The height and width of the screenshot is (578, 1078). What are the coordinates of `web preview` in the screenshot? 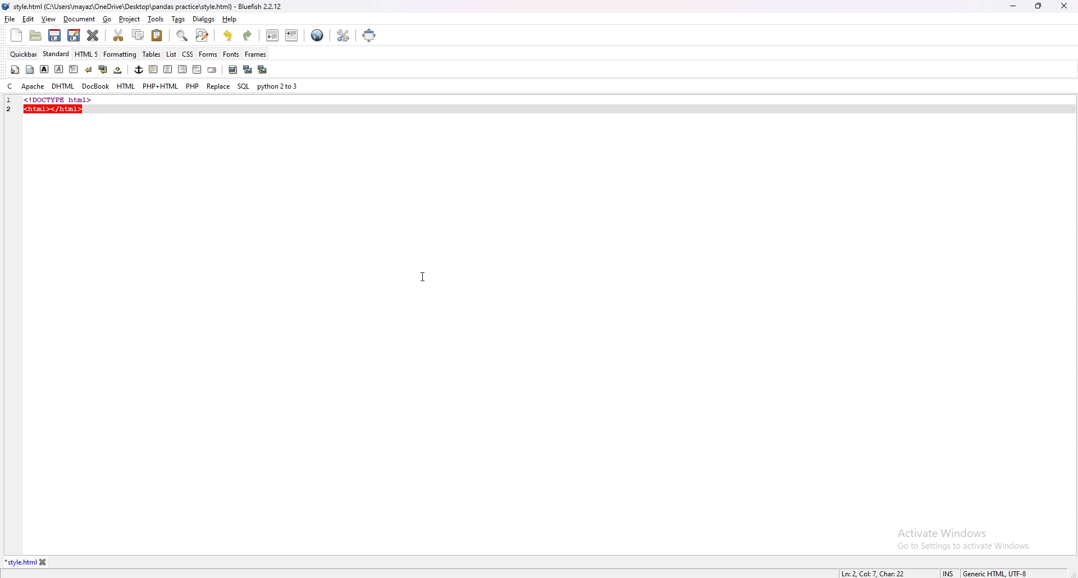 It's located at (317, 35).